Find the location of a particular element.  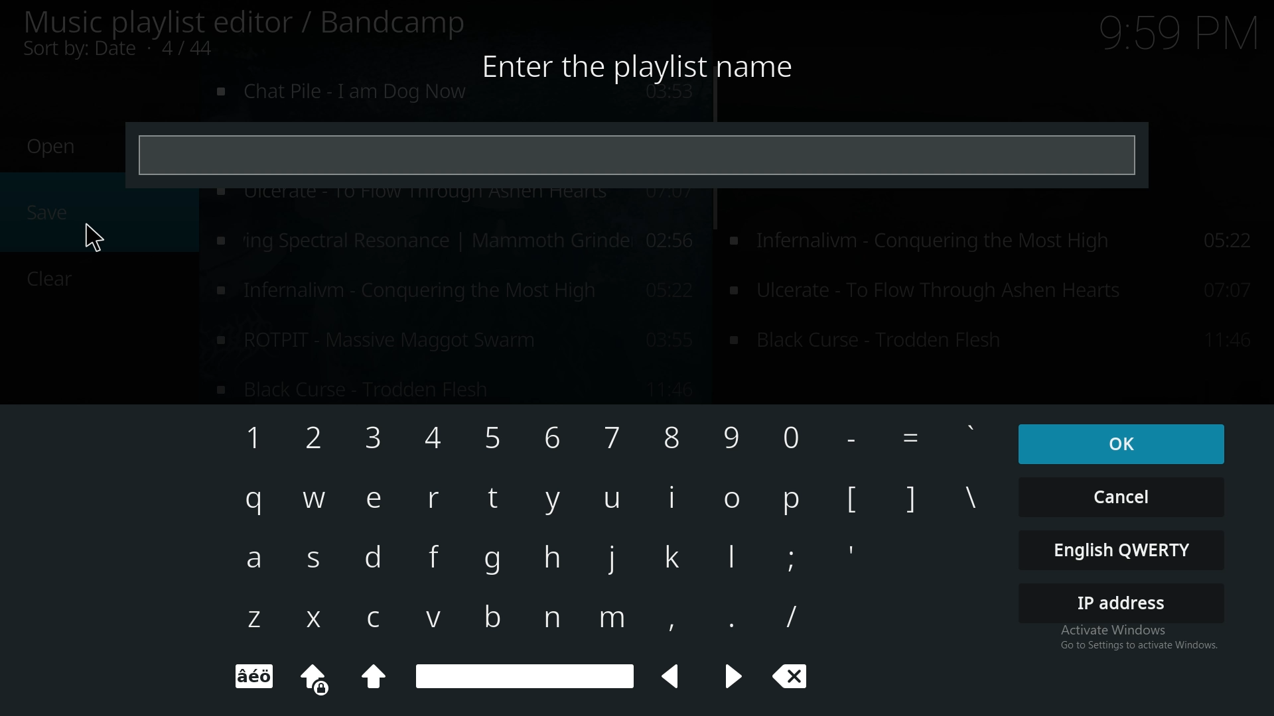

keyboard input is located at coordinates (377, 556).